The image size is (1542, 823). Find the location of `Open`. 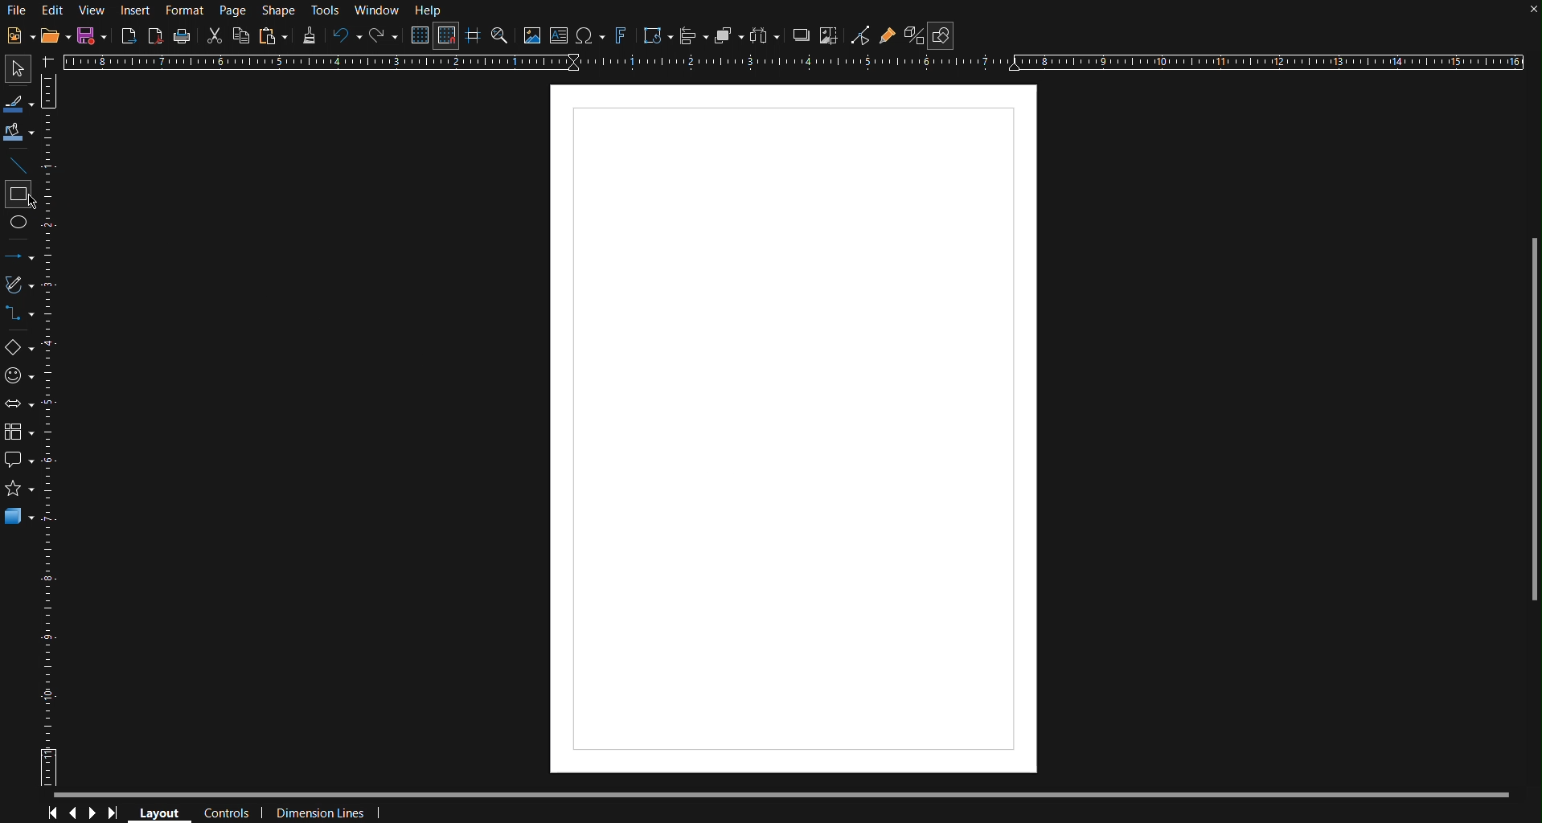

Open is located at coordinates (57, 35).